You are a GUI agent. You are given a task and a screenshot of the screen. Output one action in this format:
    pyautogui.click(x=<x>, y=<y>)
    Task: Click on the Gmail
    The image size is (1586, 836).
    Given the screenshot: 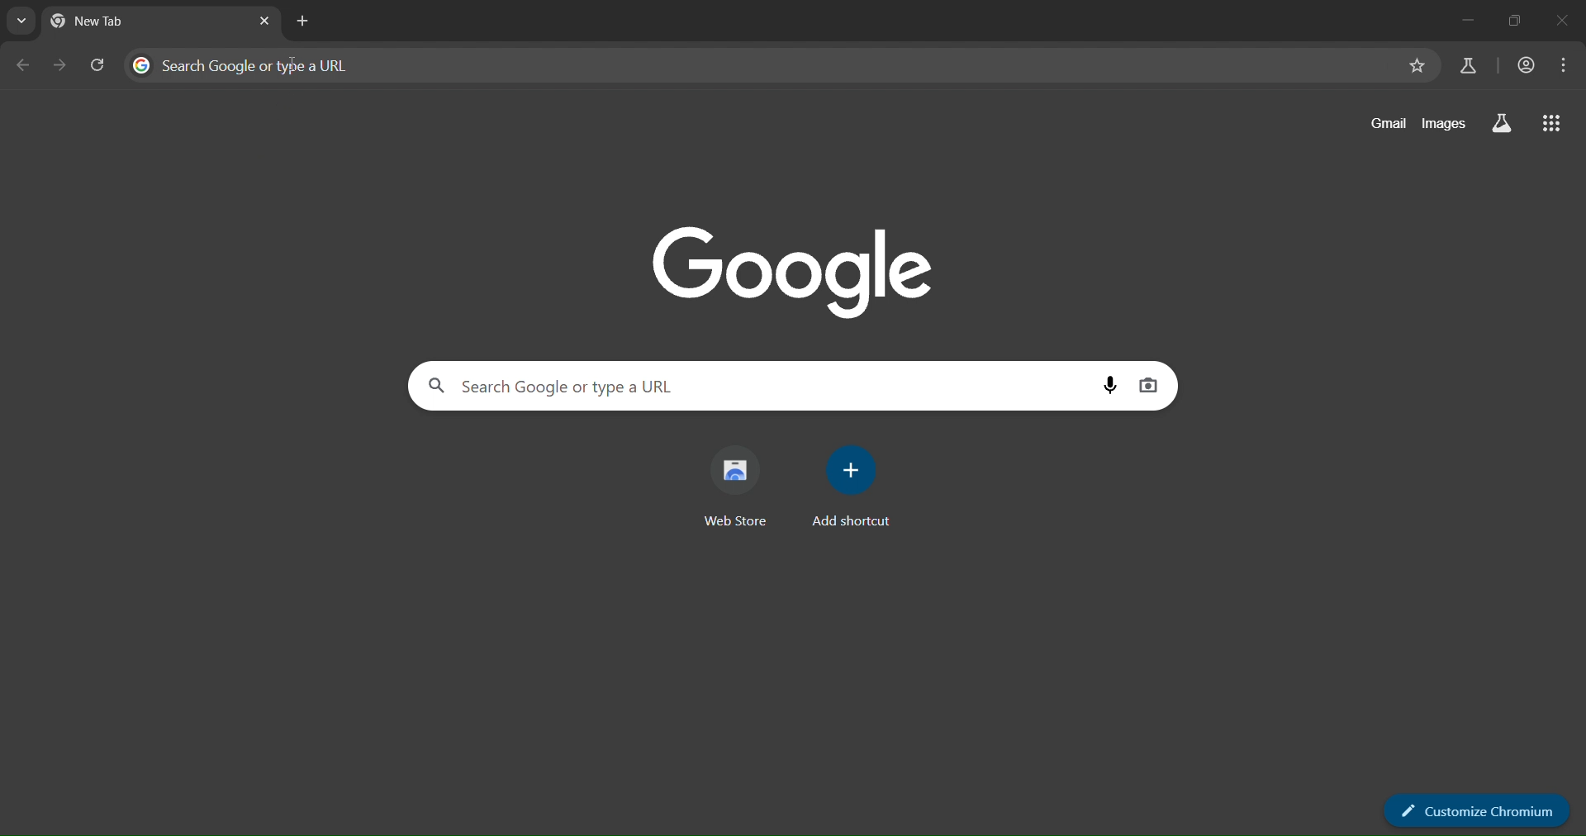 What is the action you would take?
    pyautogui.click(x=1382, y=124)
    